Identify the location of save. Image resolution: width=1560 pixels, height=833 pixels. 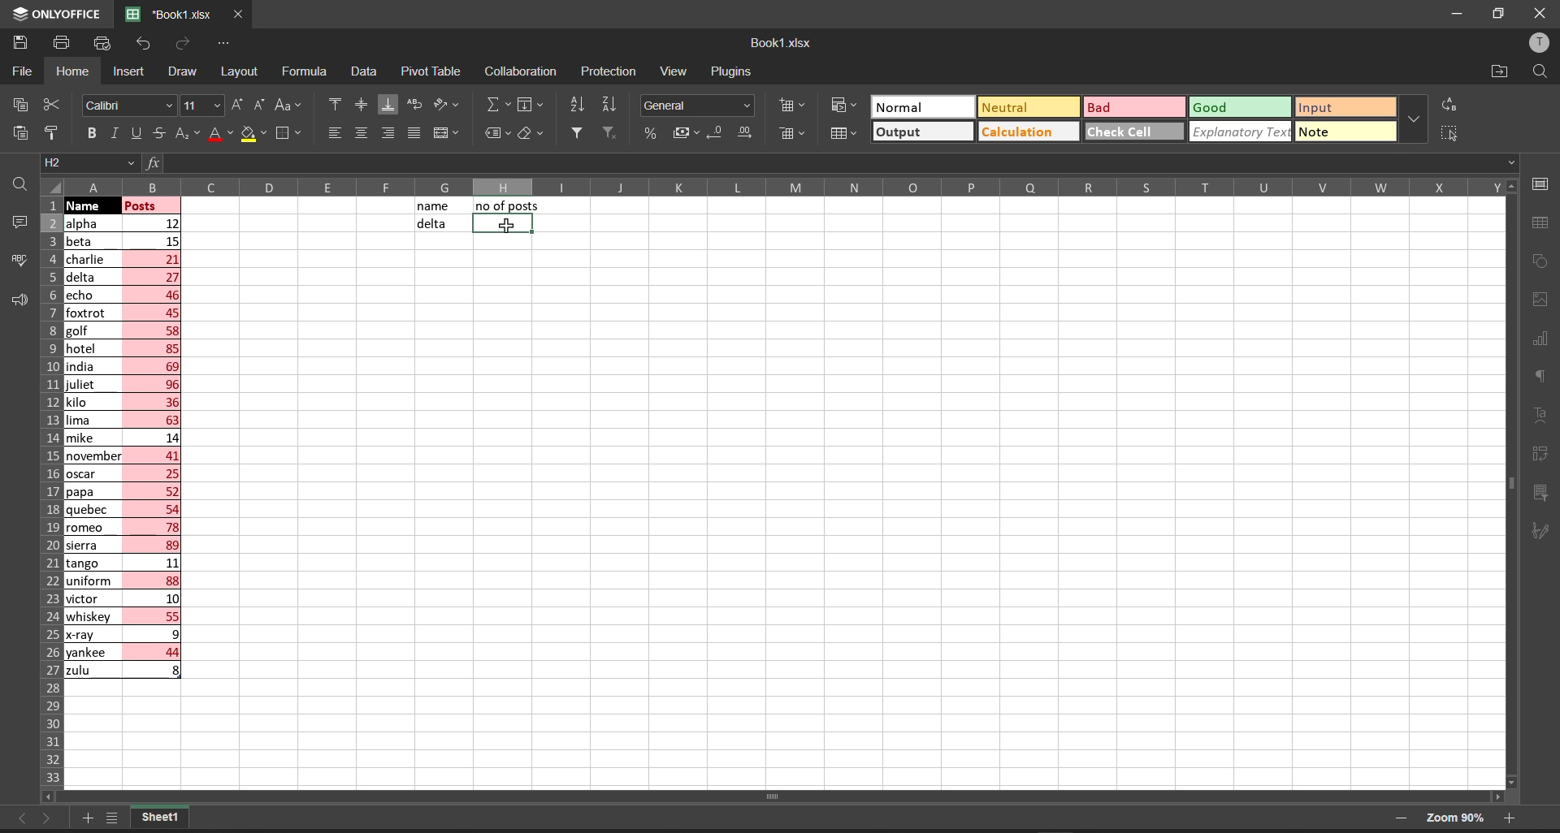
(19, 43).